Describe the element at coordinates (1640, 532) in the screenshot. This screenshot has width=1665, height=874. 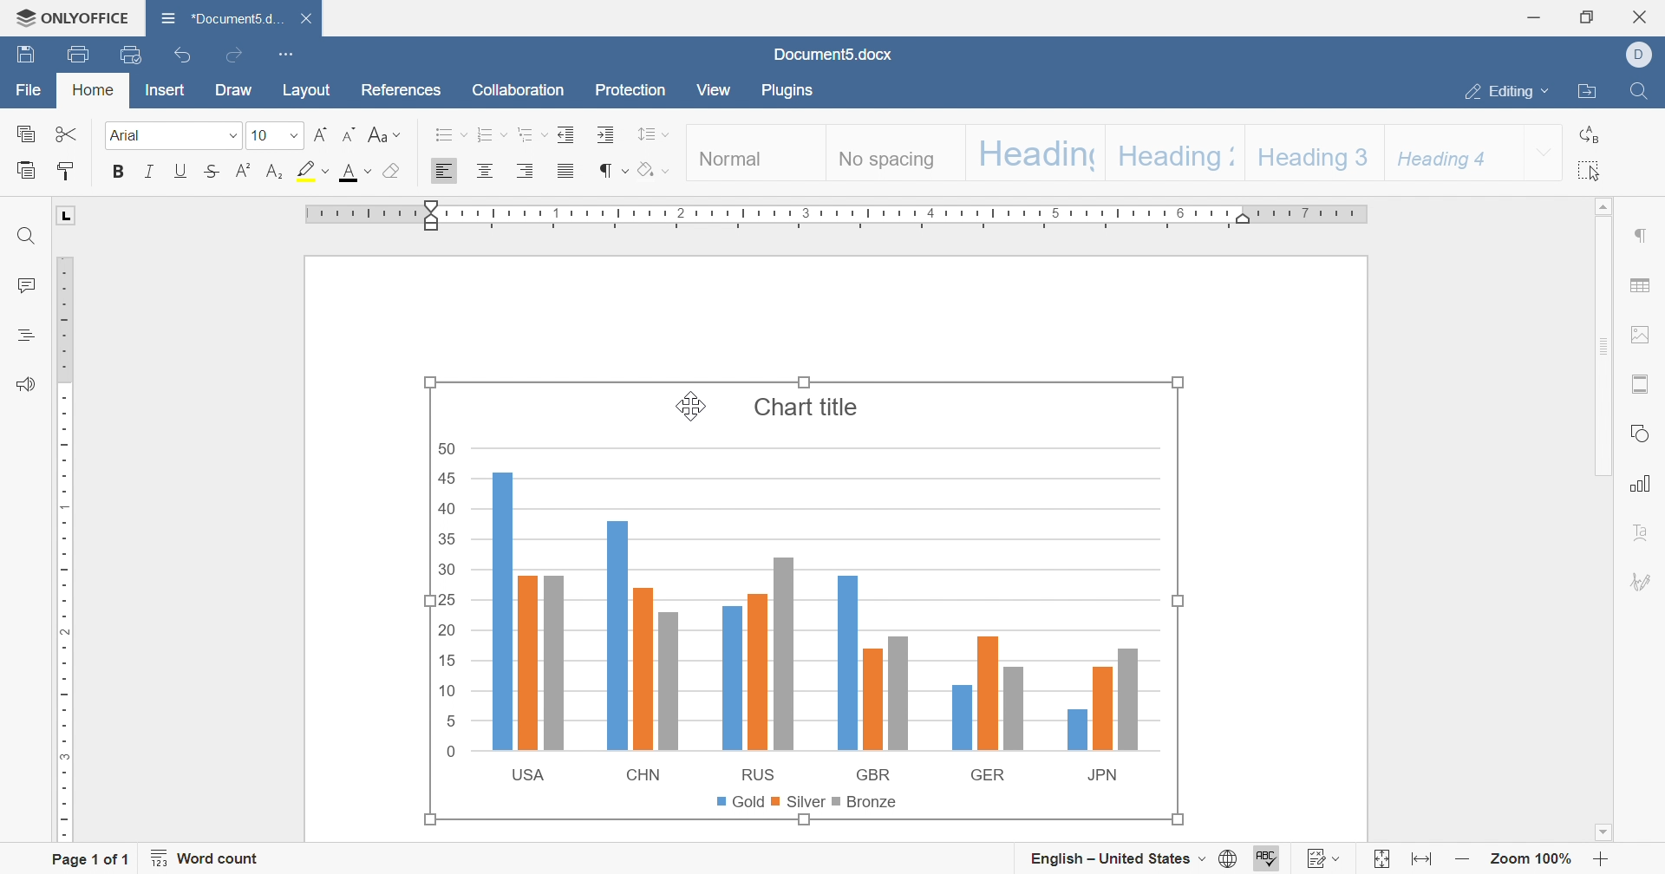
I see `text art settings` at that location.